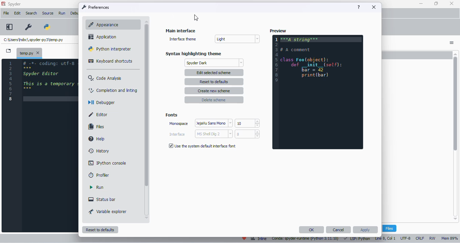 This screenshot has height=243, width=460. What do you see at coordinates (25, 53) in the screenshot?
I see `temporary file` at bounding box center [25, 53].